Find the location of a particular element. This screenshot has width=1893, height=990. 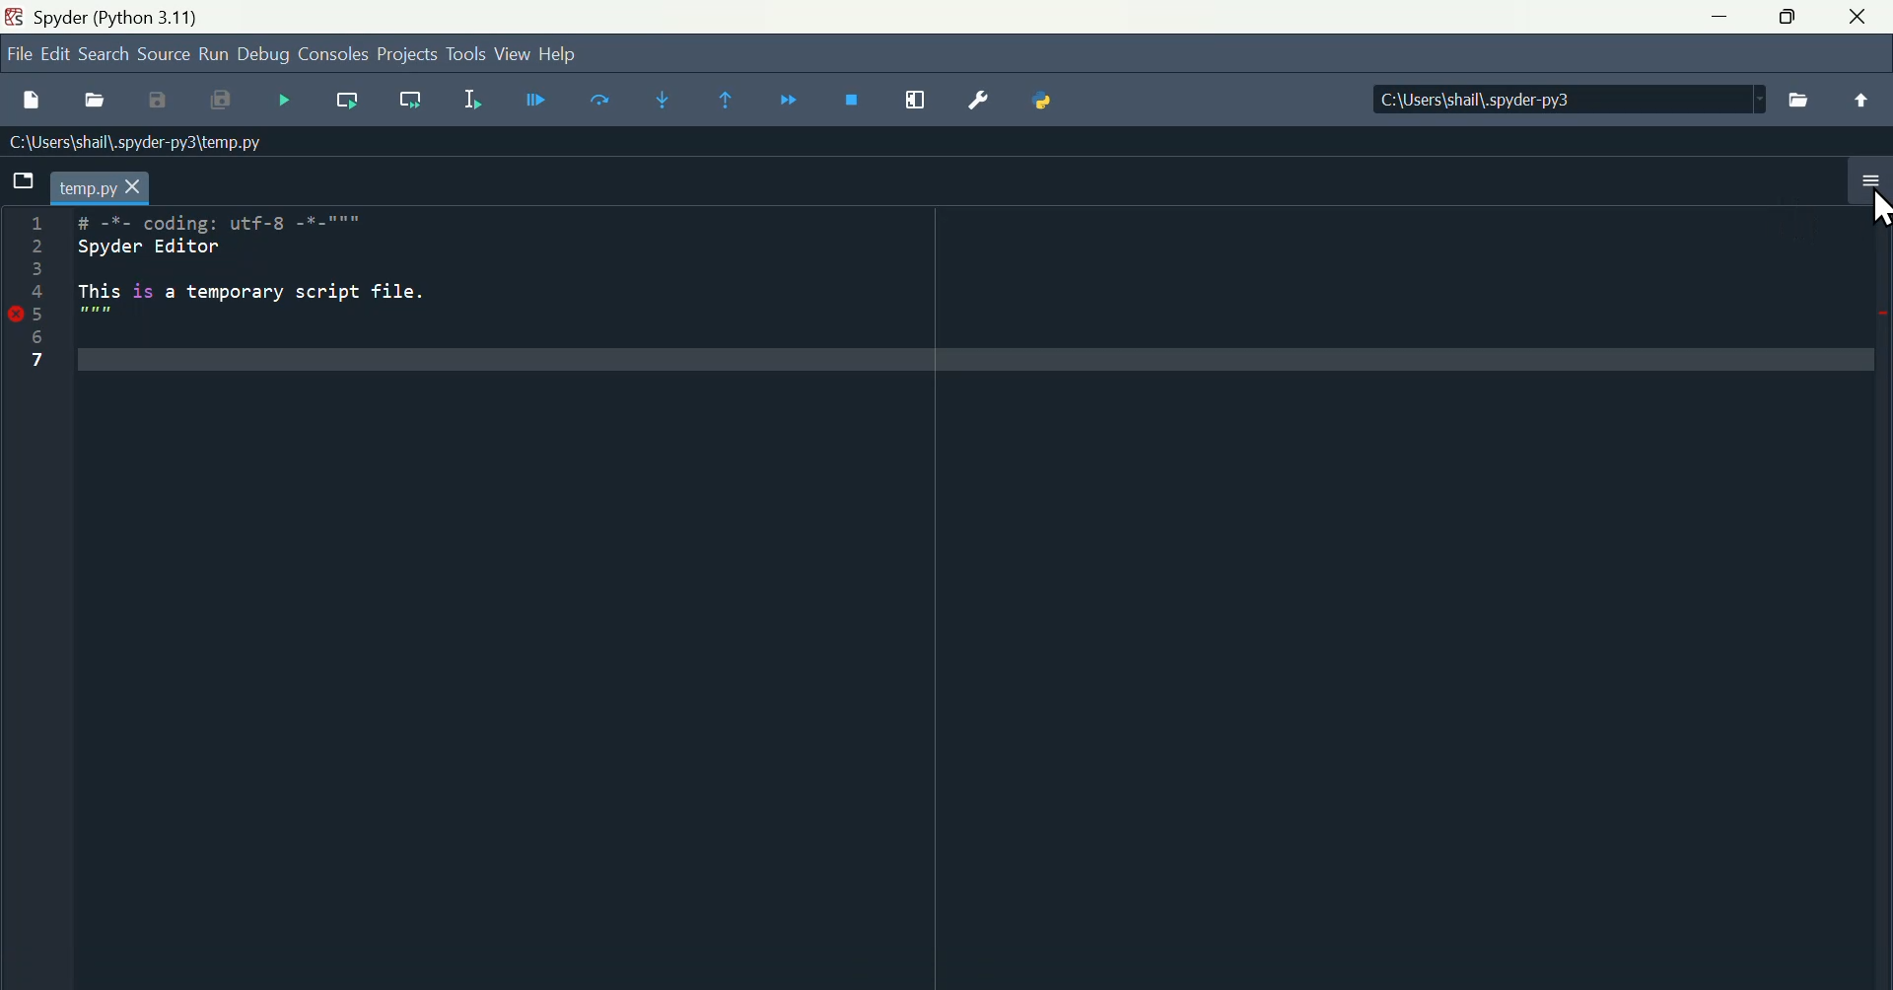

New file is located at coordinates (32, 99).